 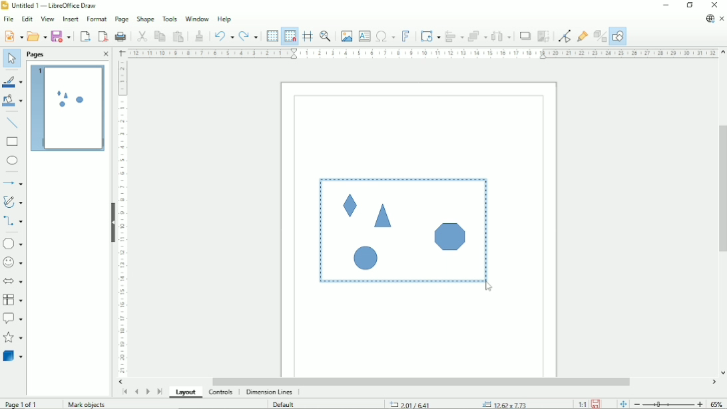 What do you see at coordinates (722, 51) in the screenshot?
I see `Vertical scroll button` at bounding box center [722, 51].